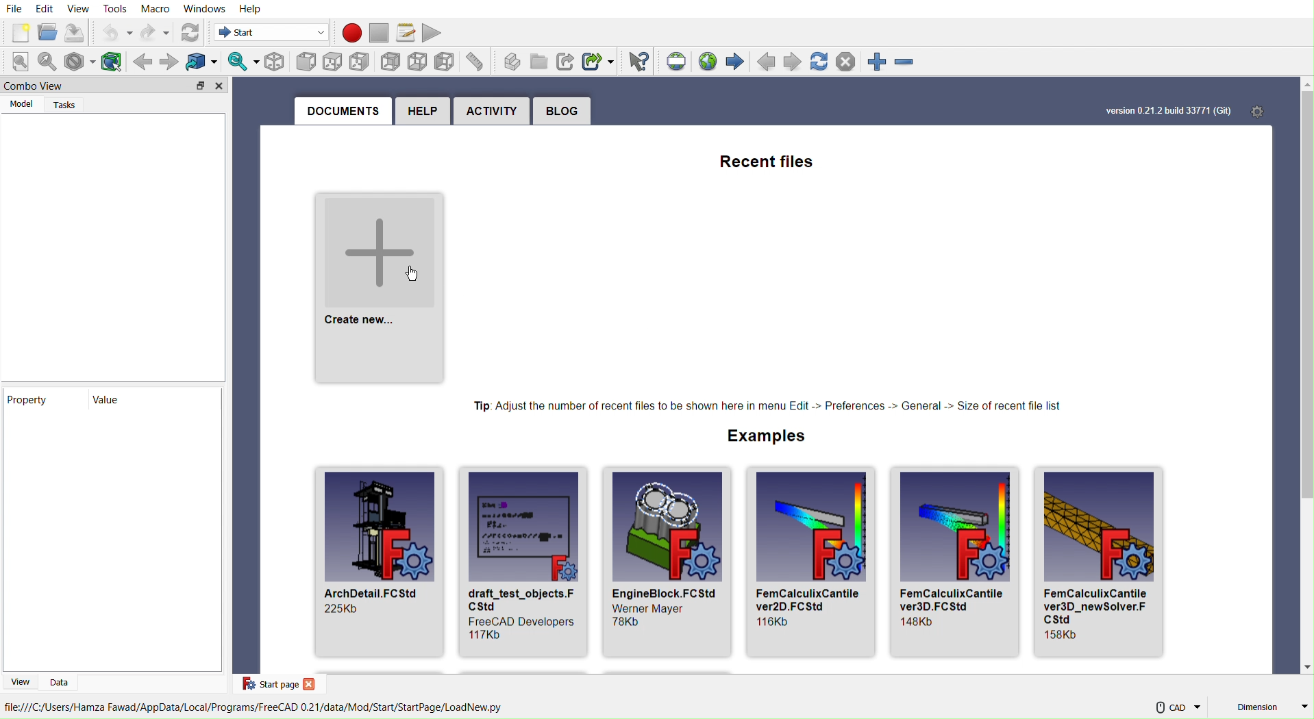  Describe the element at coordinates (1108, 562) in the screenshot. I see `FemCalculixCantile ver3D_newSolver.FC Std 158kb` at that location.